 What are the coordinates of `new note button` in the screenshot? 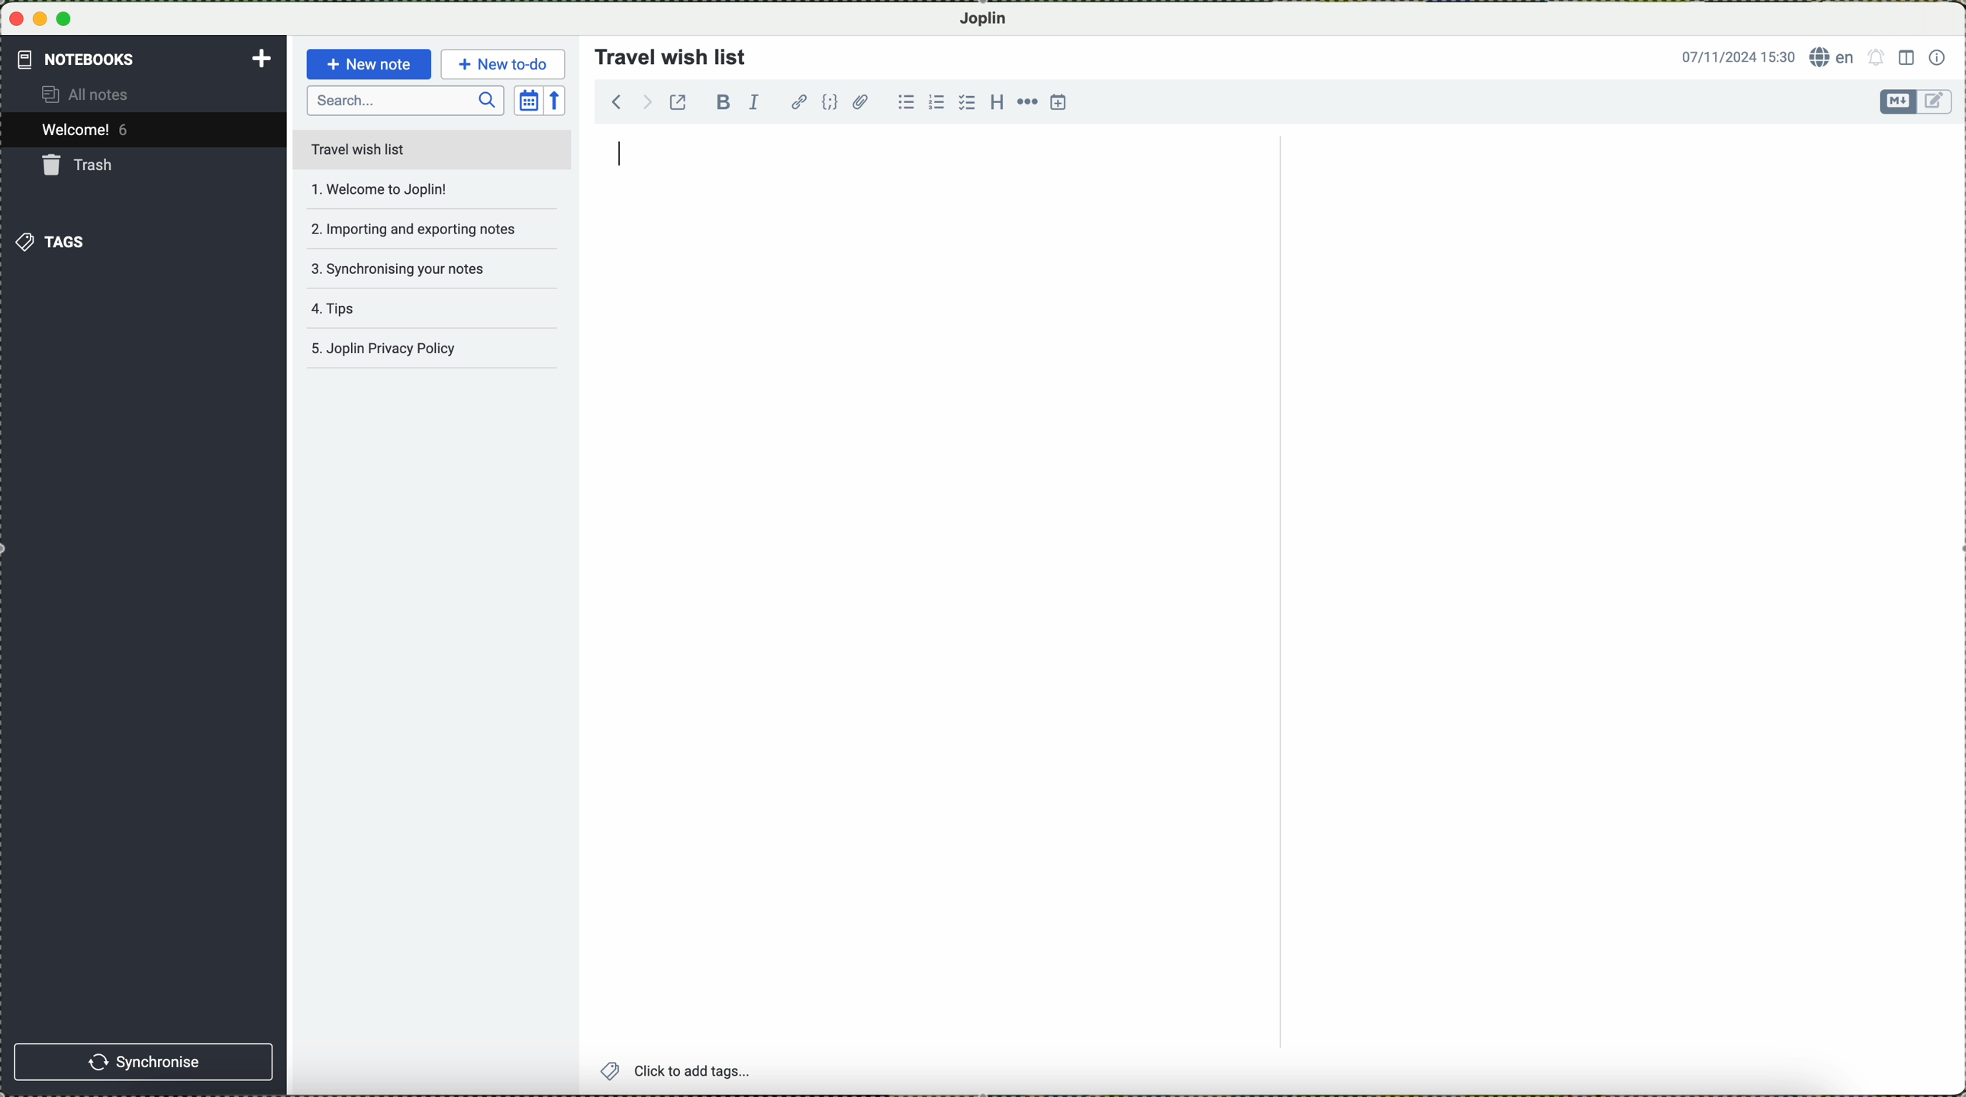 It's located at (366, 64).